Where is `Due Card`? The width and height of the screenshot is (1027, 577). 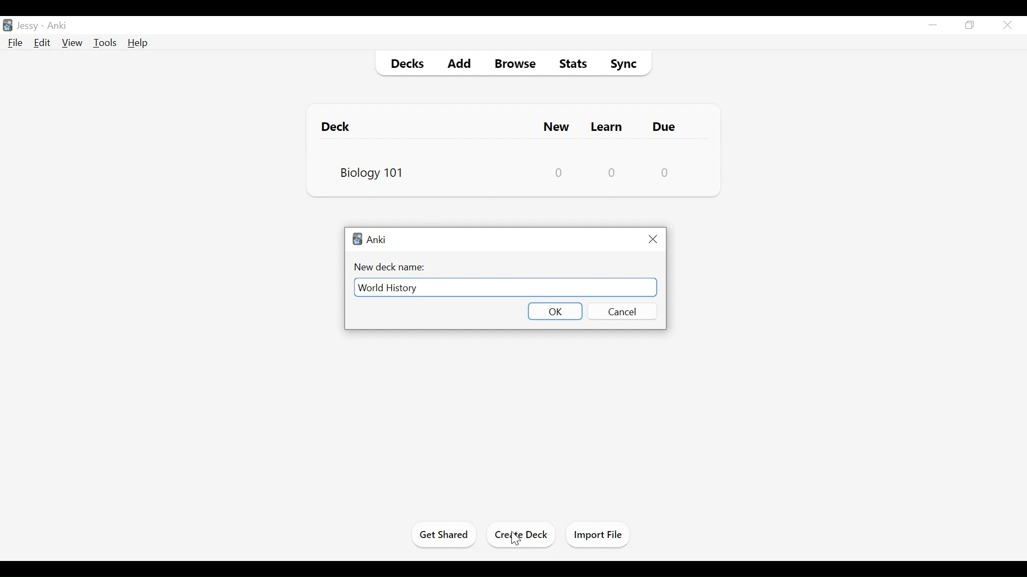
Due Card is located at coordinates (666, 127).